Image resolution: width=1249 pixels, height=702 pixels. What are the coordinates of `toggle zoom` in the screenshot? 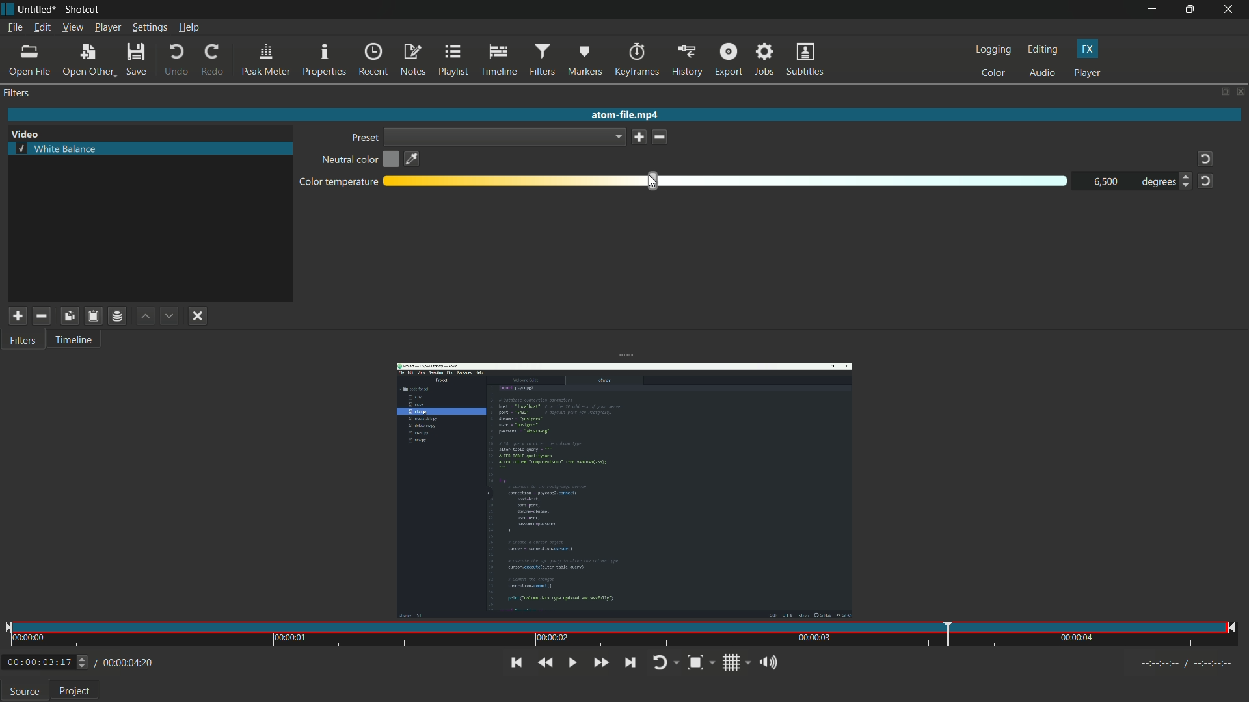 It's located at (701, 663).